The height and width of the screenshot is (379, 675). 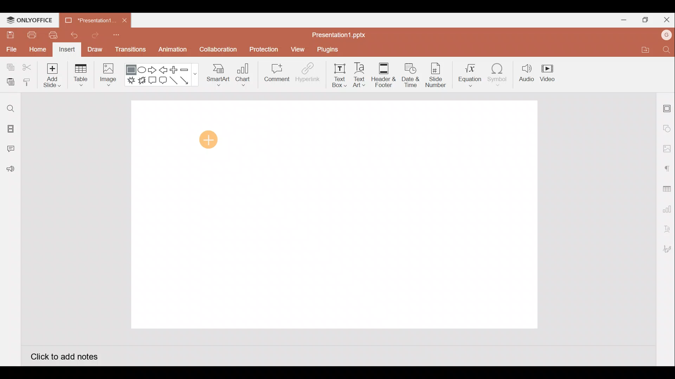 I want to click on Transitions, so click(x=131, y=51).